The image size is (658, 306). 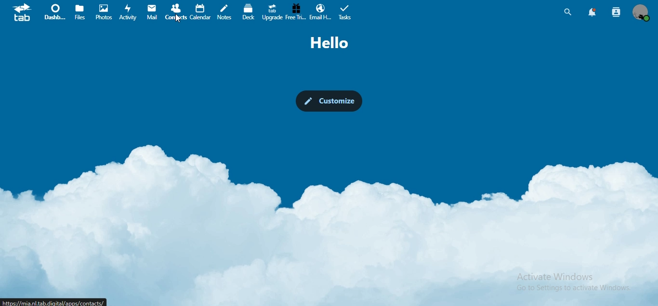 I want to click on deck, so click(x=250, y=13).